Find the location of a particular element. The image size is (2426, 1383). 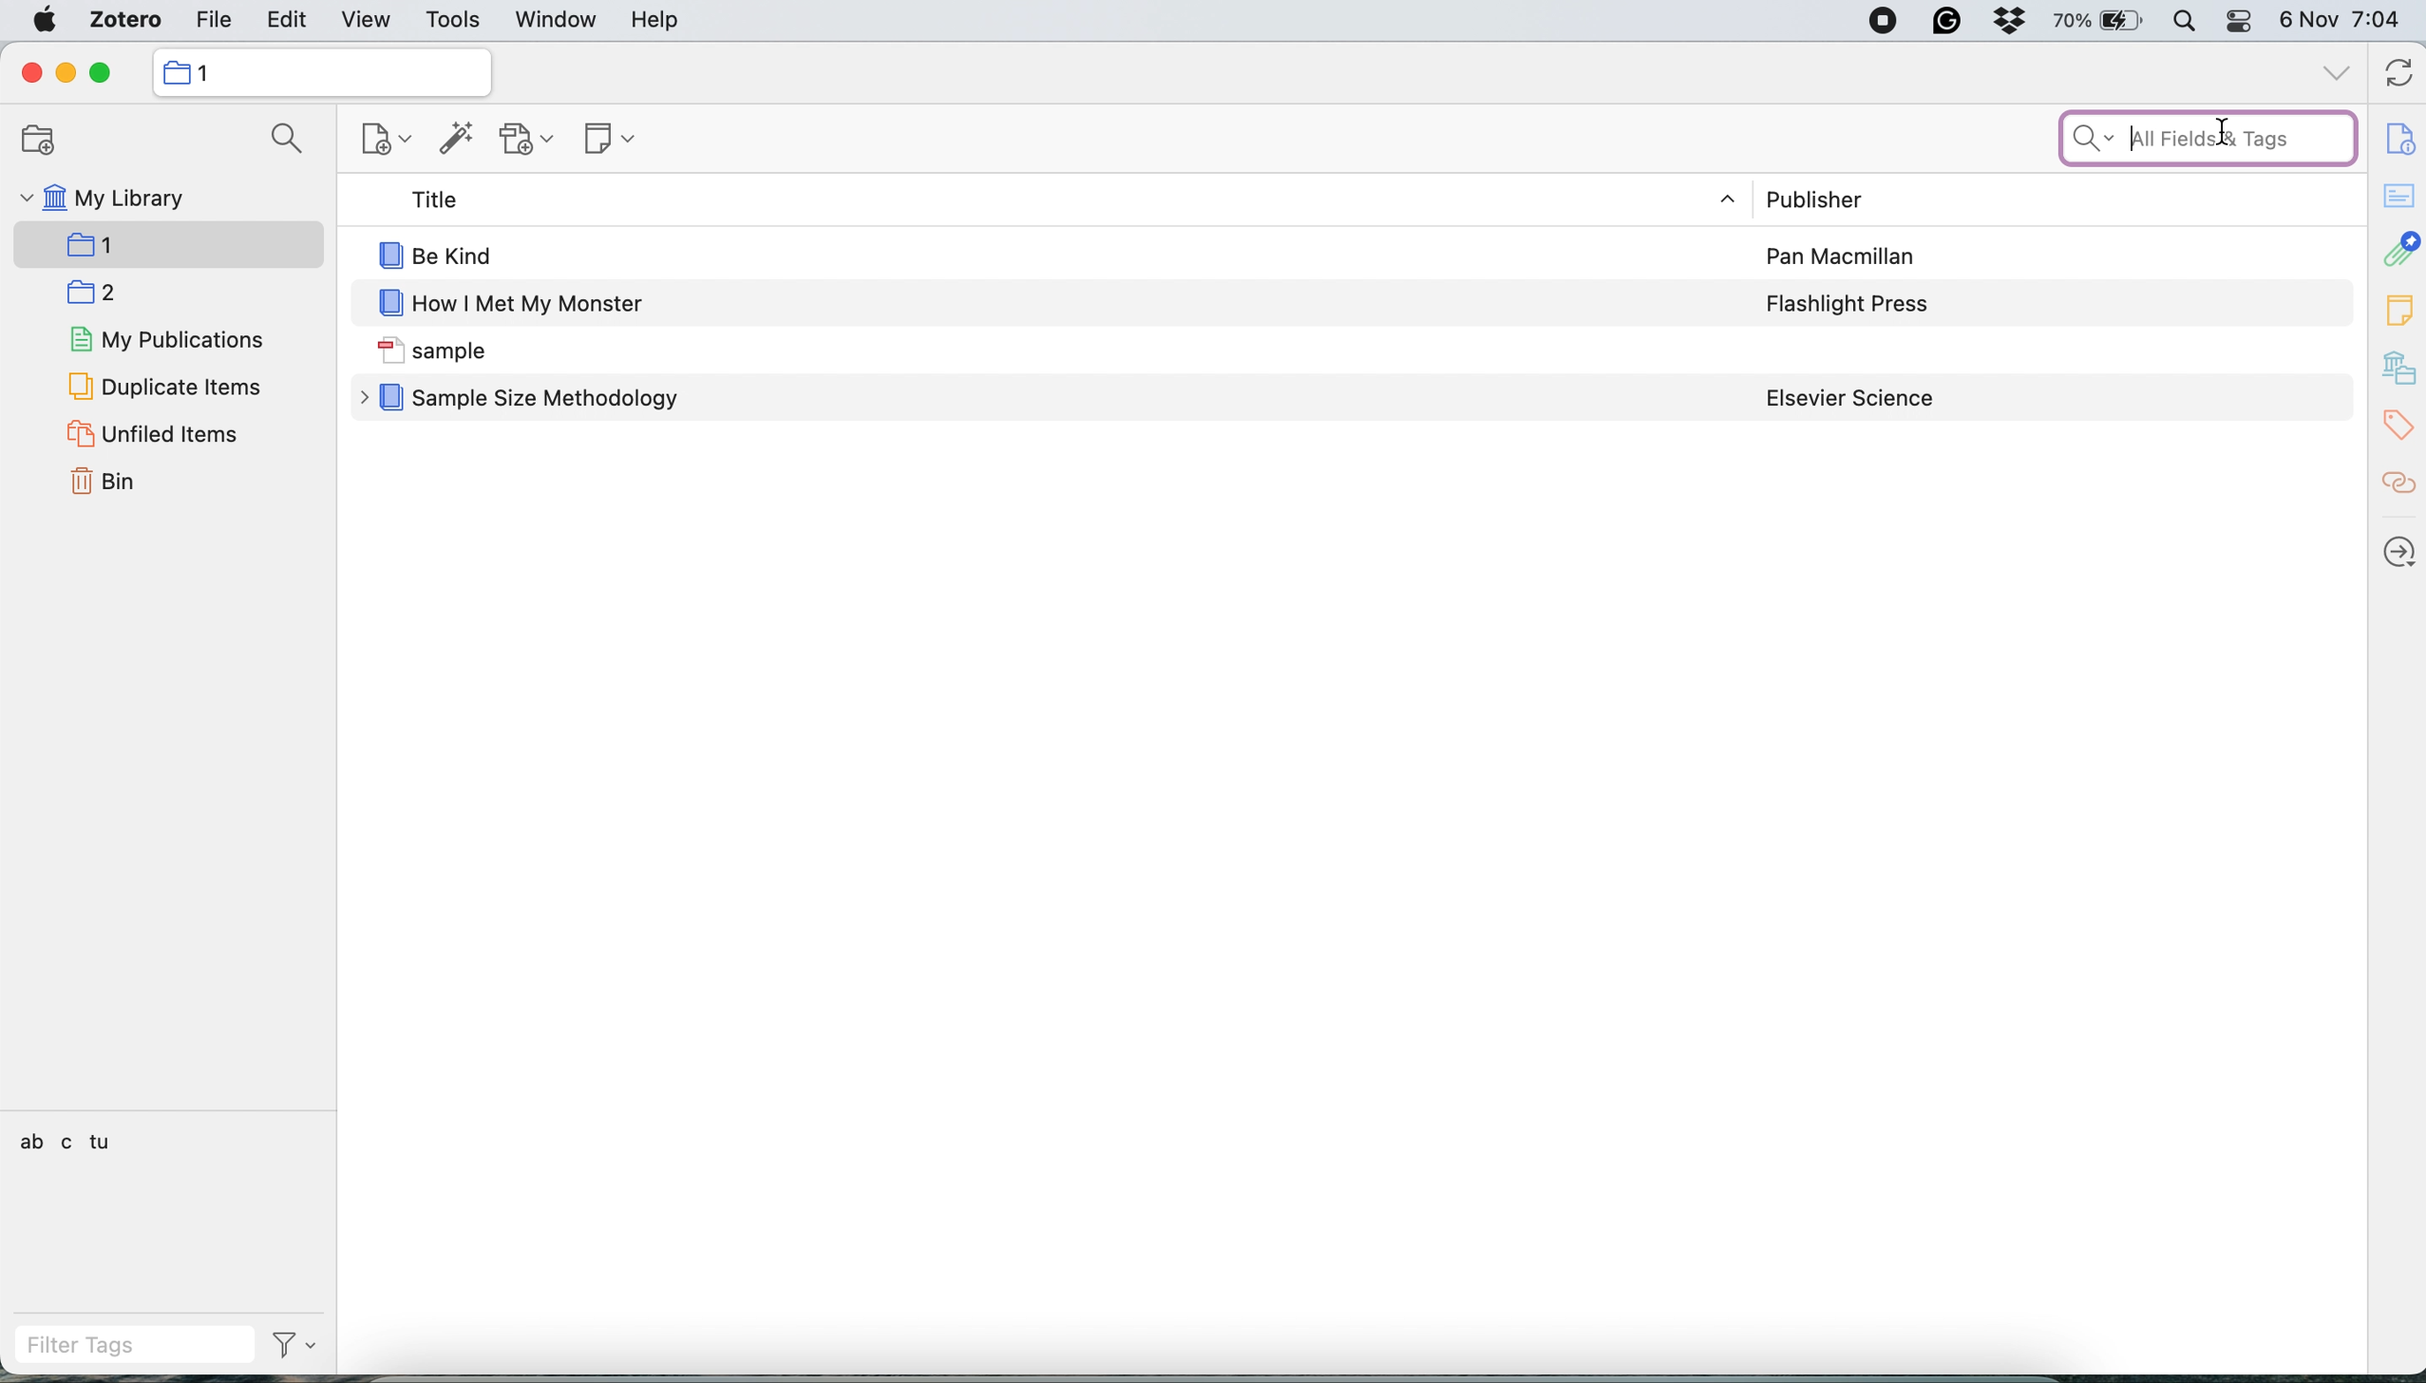

collection 2 is located at coordinates (101, 294).